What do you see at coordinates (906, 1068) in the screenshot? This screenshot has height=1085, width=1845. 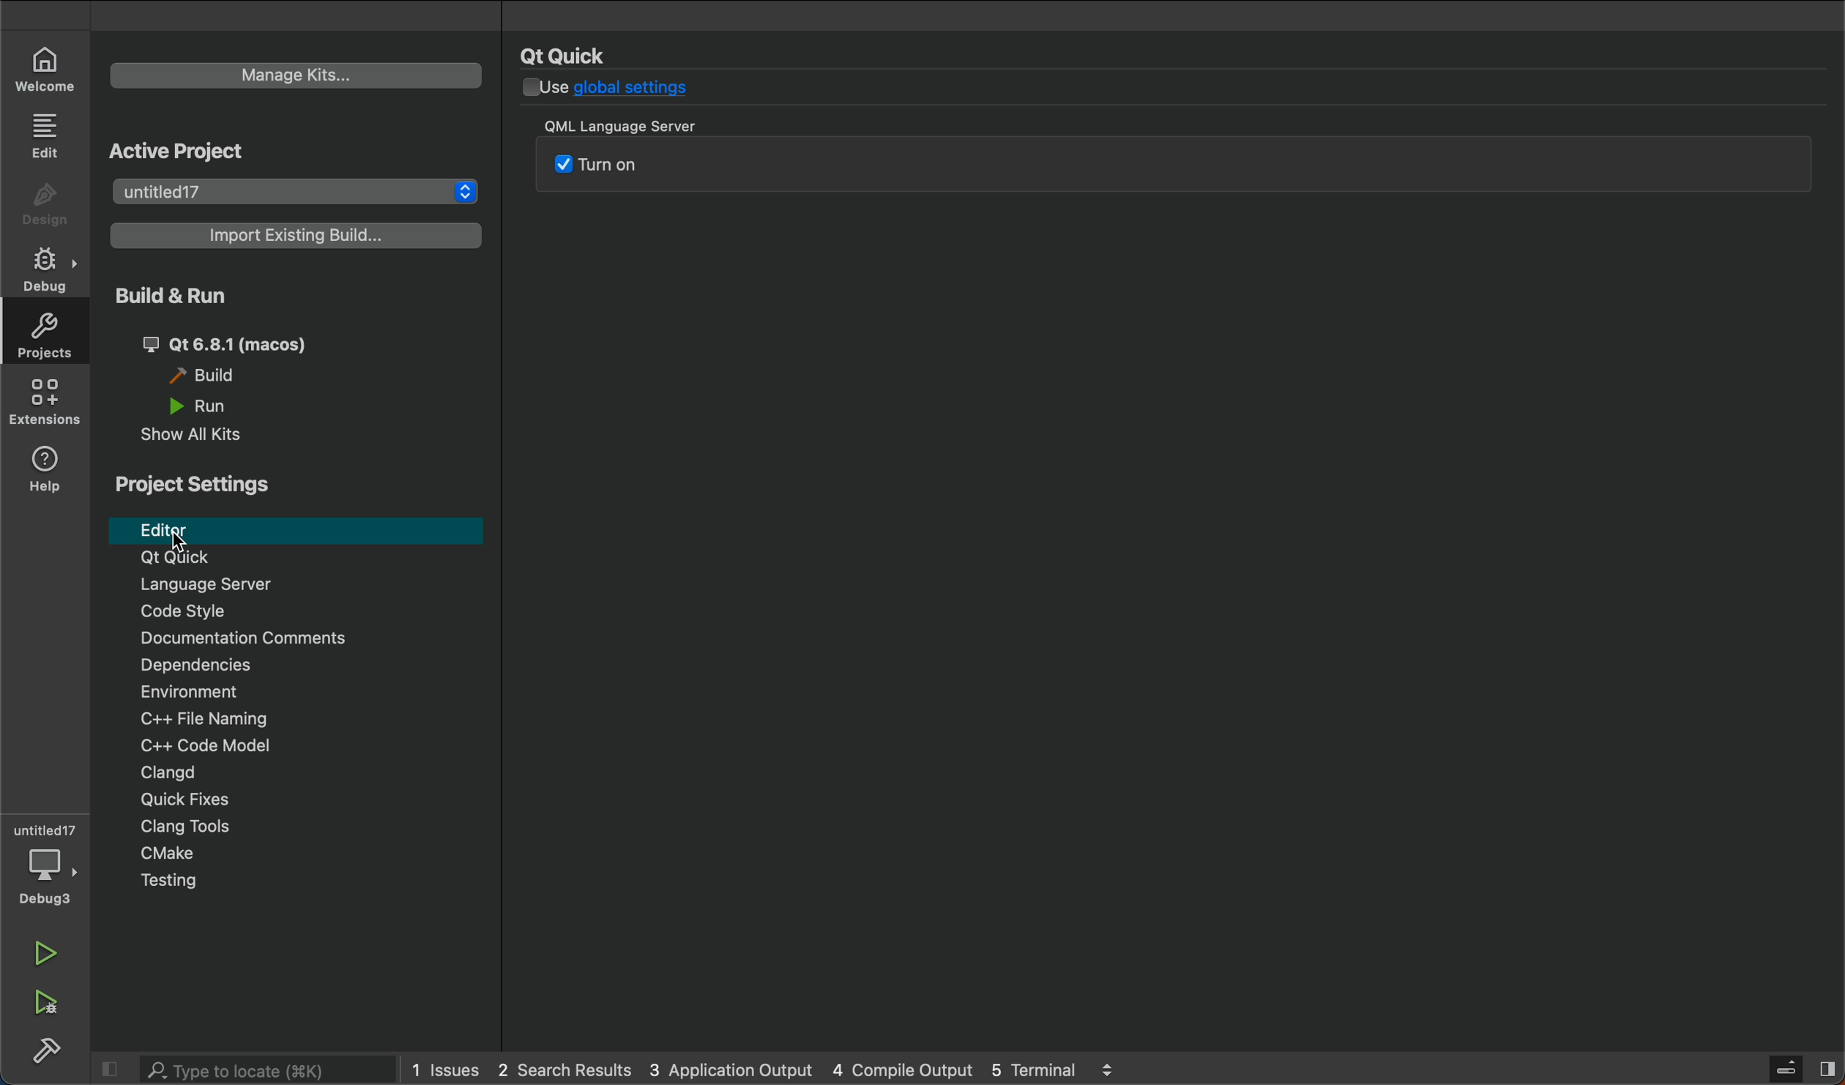 I see `compile output` at bounding box center [906, 1068].